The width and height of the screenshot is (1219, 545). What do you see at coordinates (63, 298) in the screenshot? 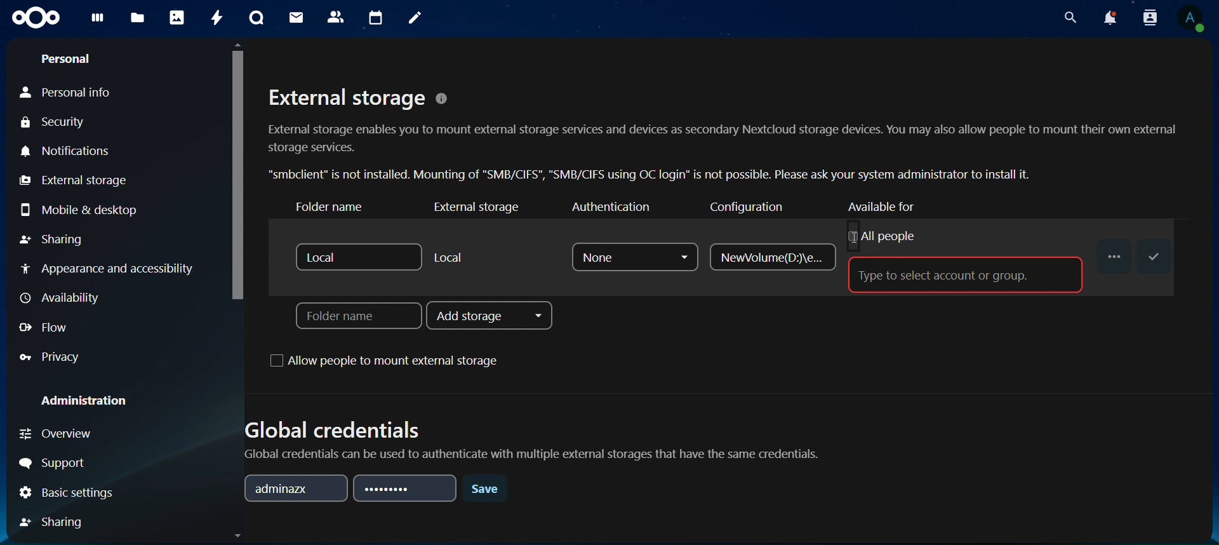
I see `availiabilty` at bounding box center [63, 298].